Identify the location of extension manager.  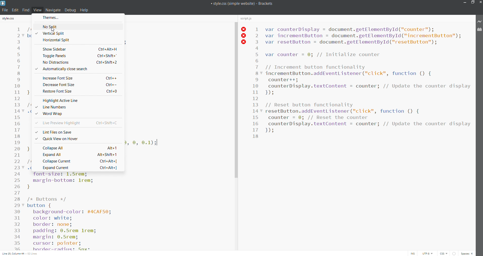
(480, 30).